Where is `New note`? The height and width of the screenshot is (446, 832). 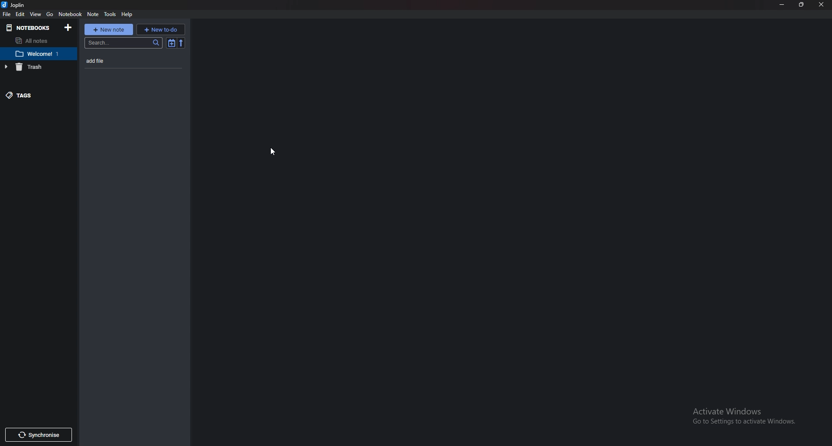 New note is located at coordinates (108, 29).